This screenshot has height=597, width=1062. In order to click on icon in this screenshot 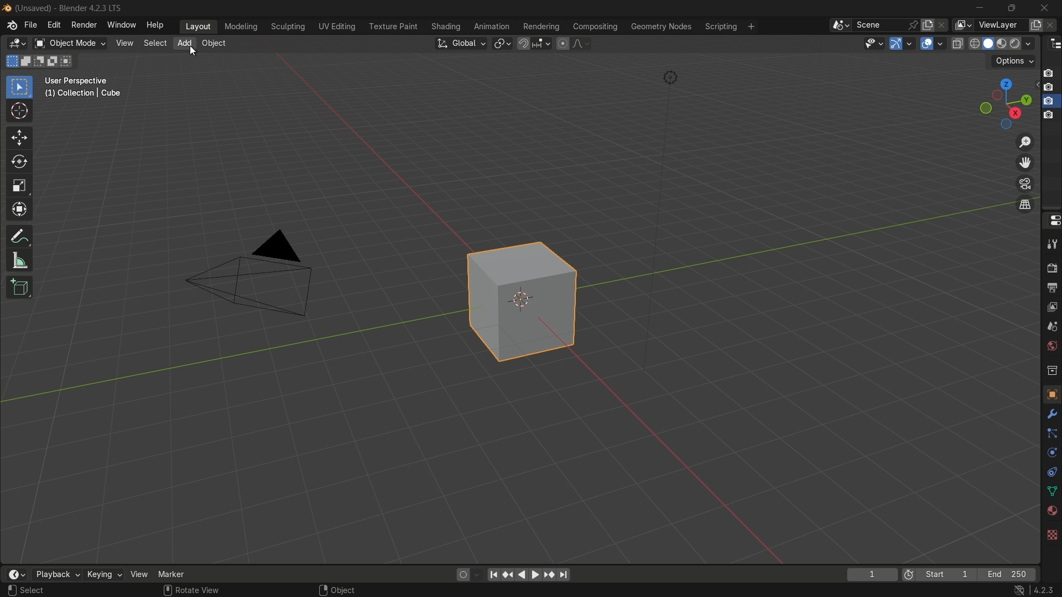, I will do `click(909, 576)`.